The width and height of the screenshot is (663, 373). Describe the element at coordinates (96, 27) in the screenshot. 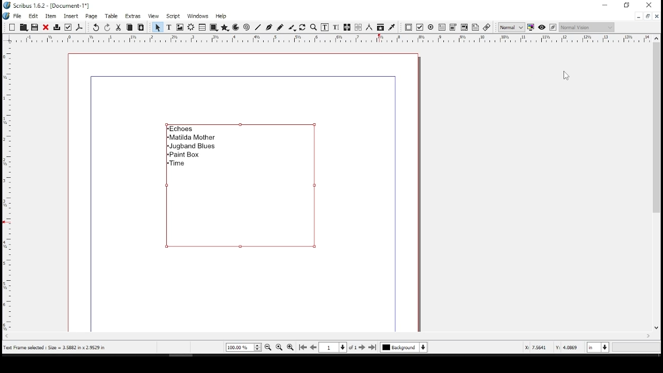

I see `undo` at that location.